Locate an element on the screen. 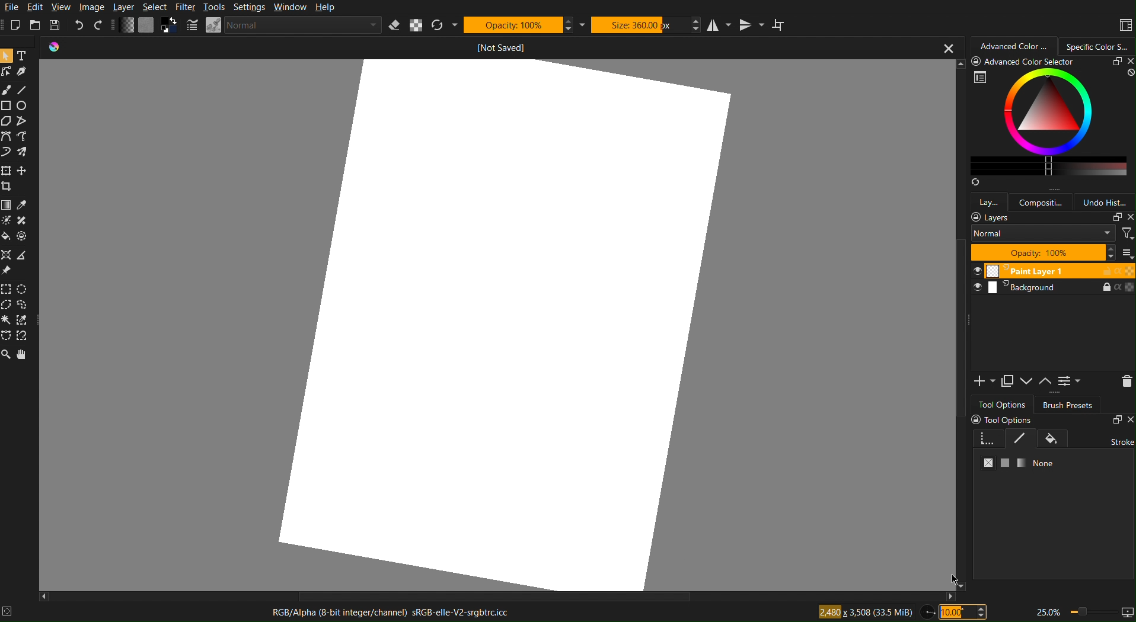 The height and width of the screenshot is (622, 1136). layers is located at coordinates (991, 218).